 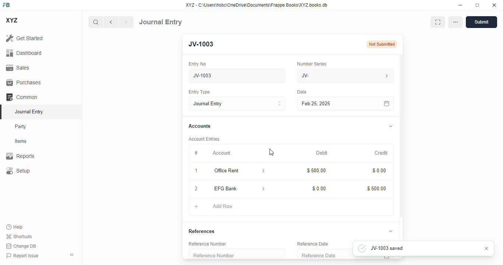 I want to click on reference date, so click(x=324, y=254).